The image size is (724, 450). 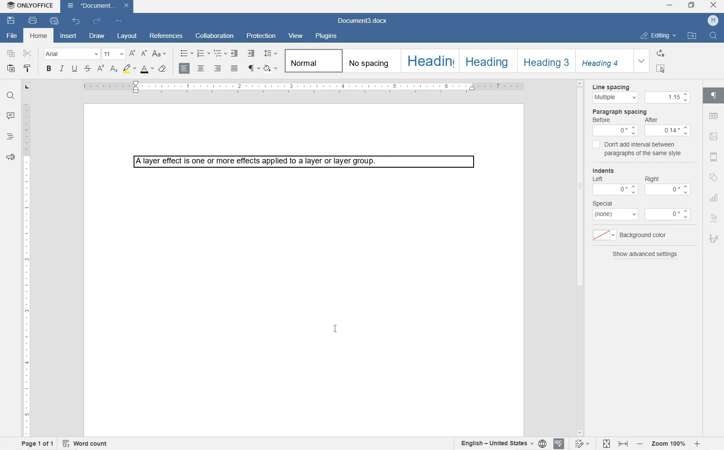 I want to click on REDO, so click(x=98, y=21).